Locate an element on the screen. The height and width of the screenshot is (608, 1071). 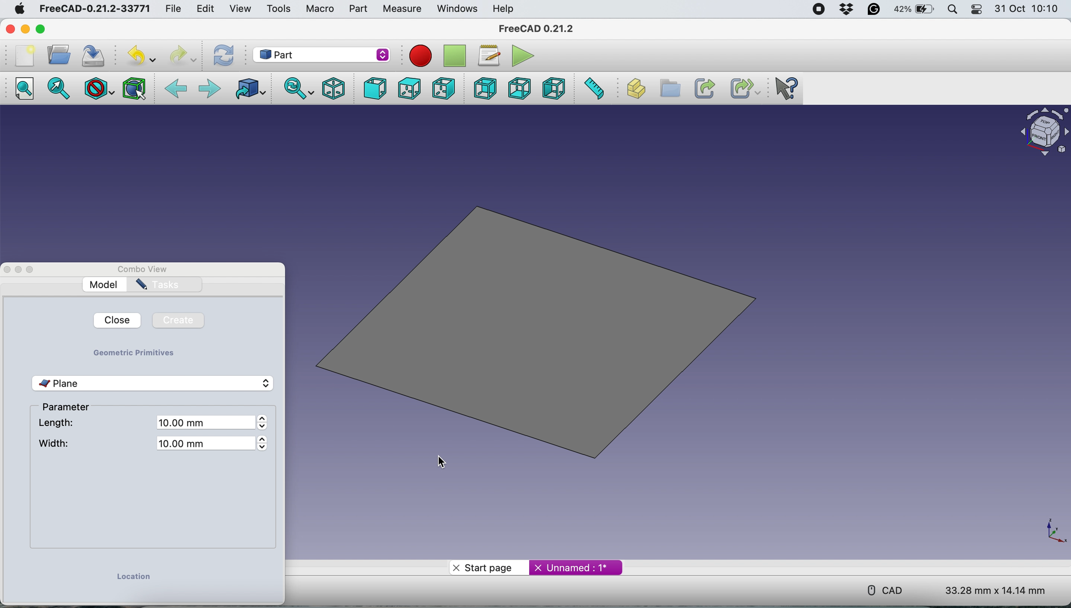
Save is located at coordinates (92, 55).